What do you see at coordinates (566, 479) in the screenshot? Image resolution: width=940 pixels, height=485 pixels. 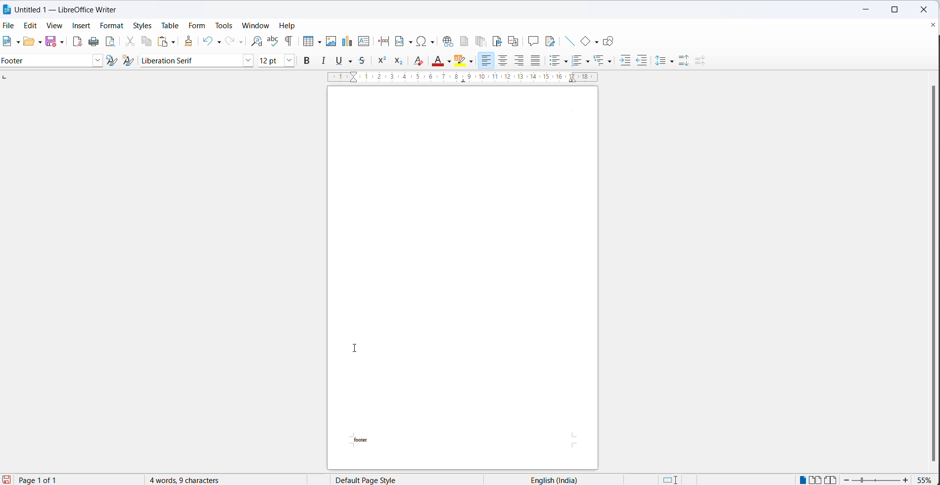 I see `text language` at bounding box center [566, 479].